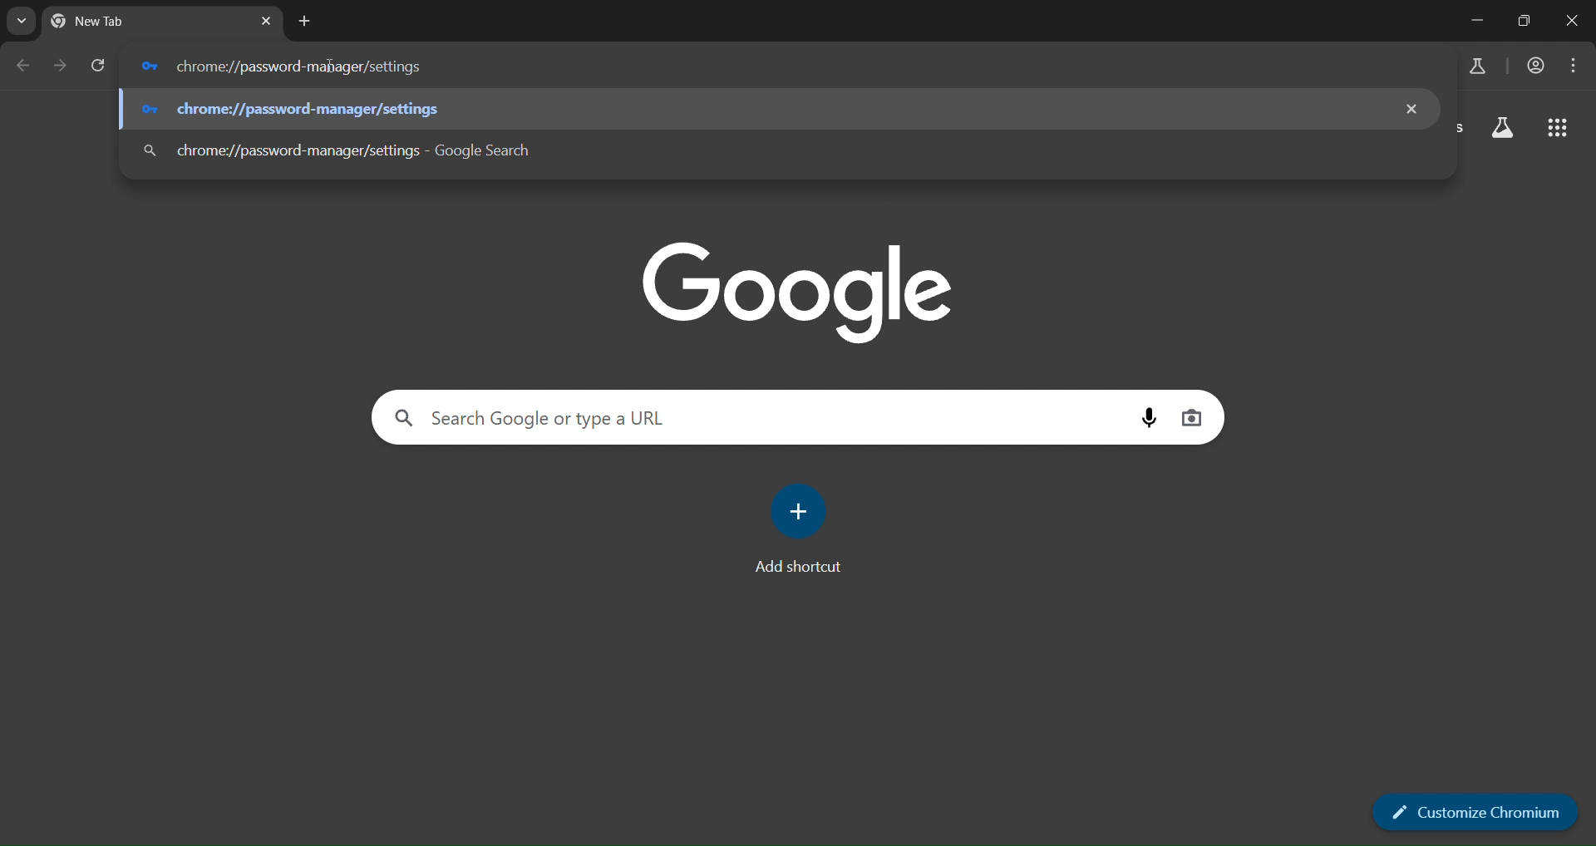 The image size is (1596, 846). What do you see at coordinates (1574, 23) in the screenshot?
I see `close` at bounding box center [1574, 23].